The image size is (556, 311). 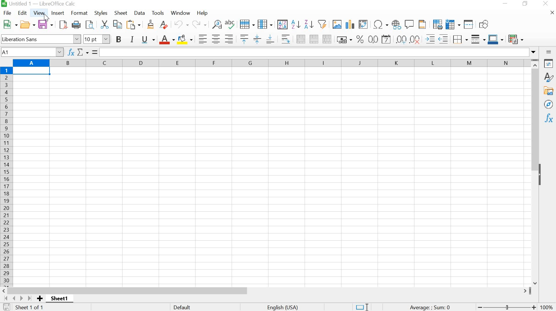 What do you see at coordinates (17, 298) in the screenshot?
I see `SCROLL TO SHEET` at bounding box center [17, 298].